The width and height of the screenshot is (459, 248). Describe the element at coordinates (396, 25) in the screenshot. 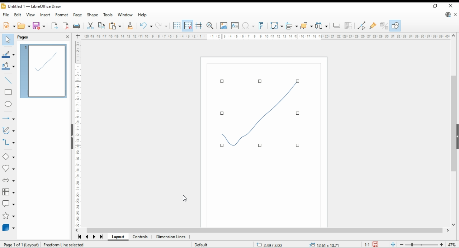

I see `show draw functions` at that location.